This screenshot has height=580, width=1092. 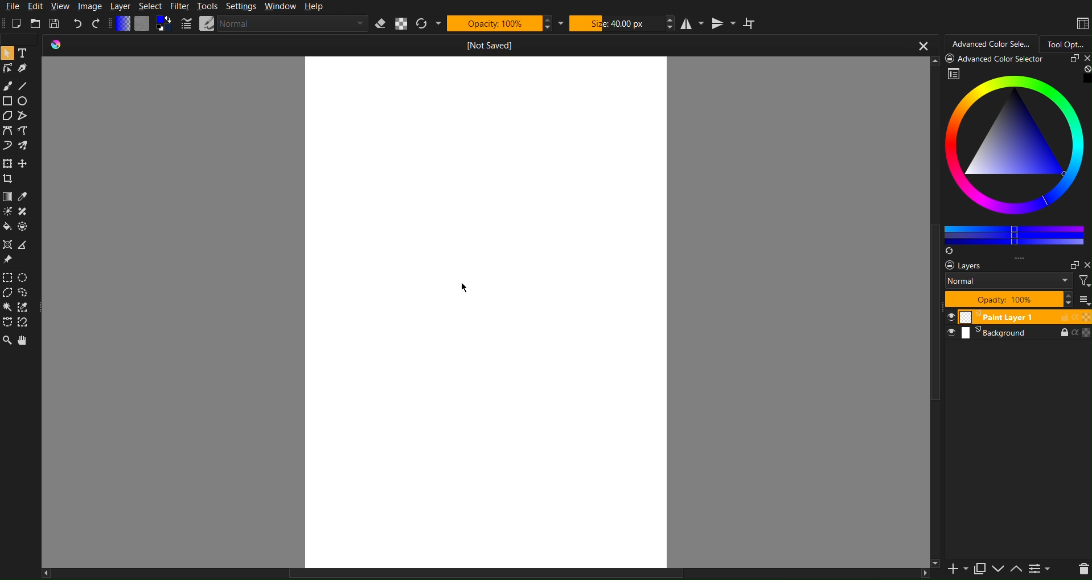 What do you see at coordinates (1085, 69) in the screenshot?
I see `stop` at bounding box center [1085, 69].